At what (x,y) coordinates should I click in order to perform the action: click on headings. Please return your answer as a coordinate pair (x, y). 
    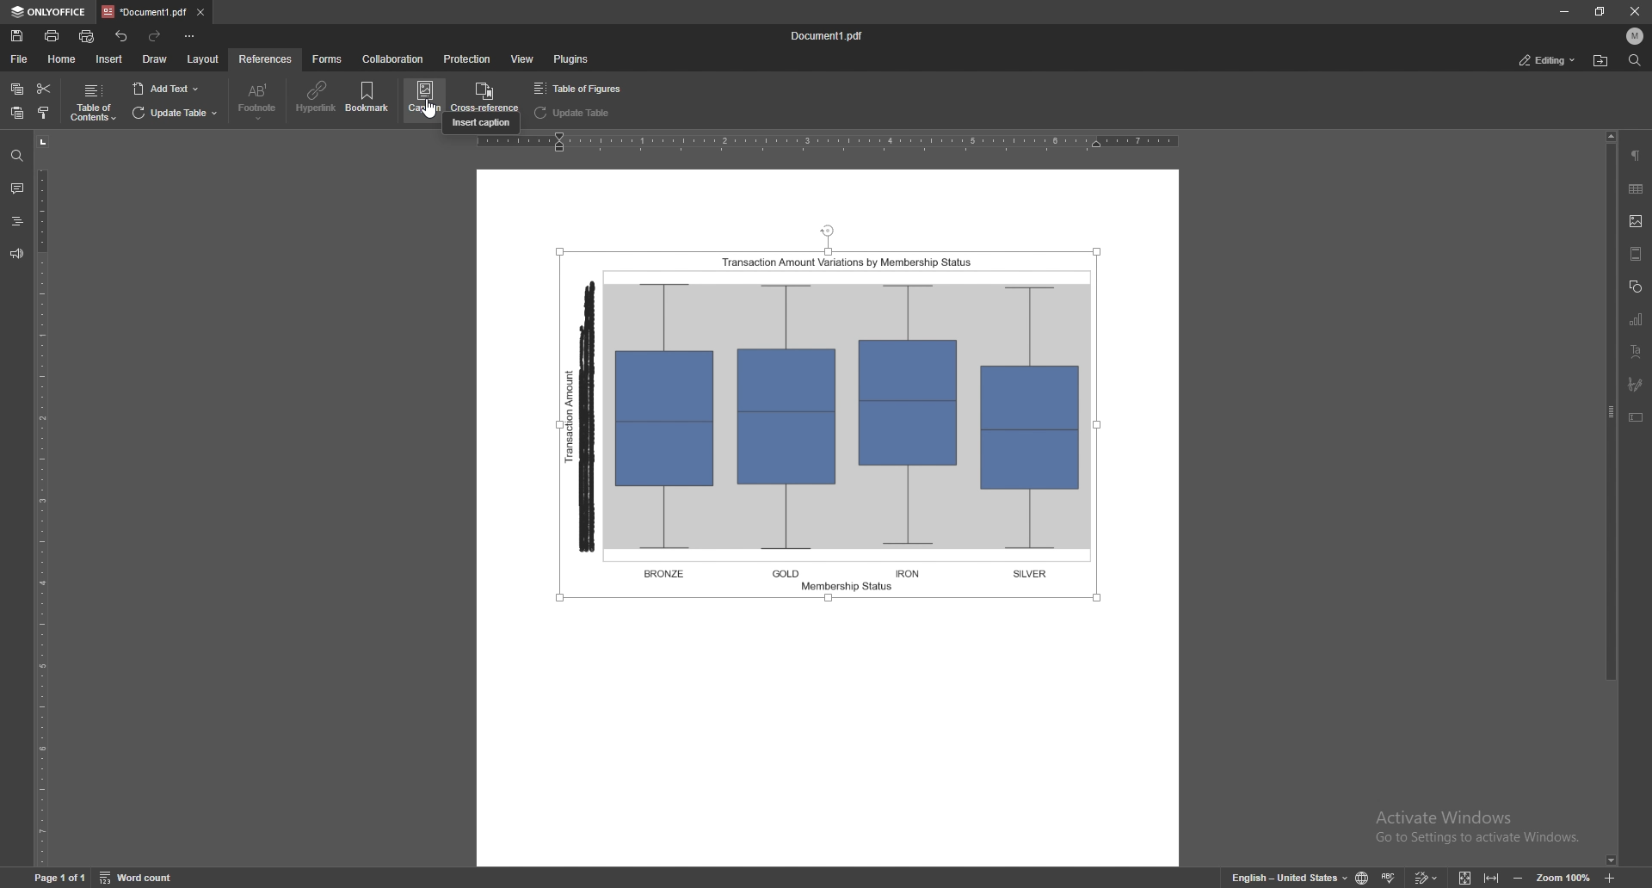
    Looking at the image, I should click on (17, 221).